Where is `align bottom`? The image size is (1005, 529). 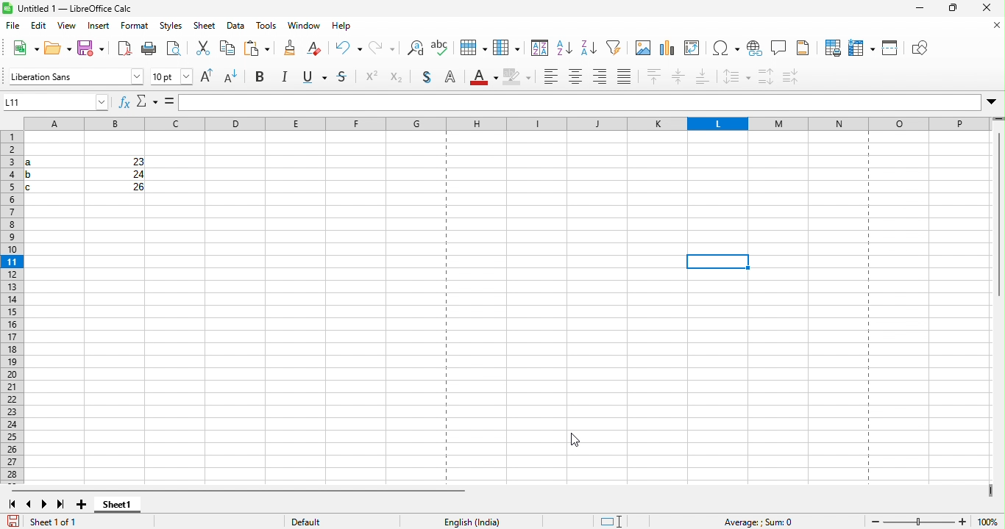 align bottom is located at coordinates (706, 77).